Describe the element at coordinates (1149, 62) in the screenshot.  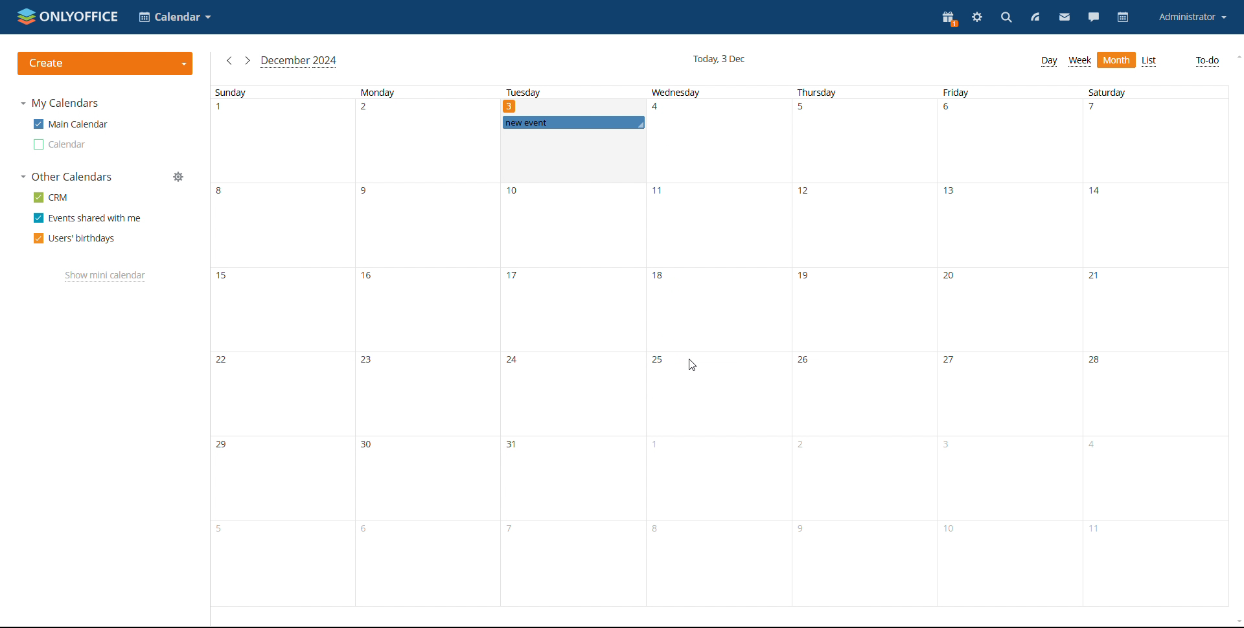
I see `list view` at that location.